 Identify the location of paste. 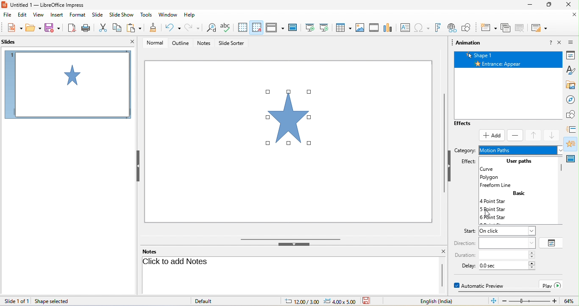
(134, 28).